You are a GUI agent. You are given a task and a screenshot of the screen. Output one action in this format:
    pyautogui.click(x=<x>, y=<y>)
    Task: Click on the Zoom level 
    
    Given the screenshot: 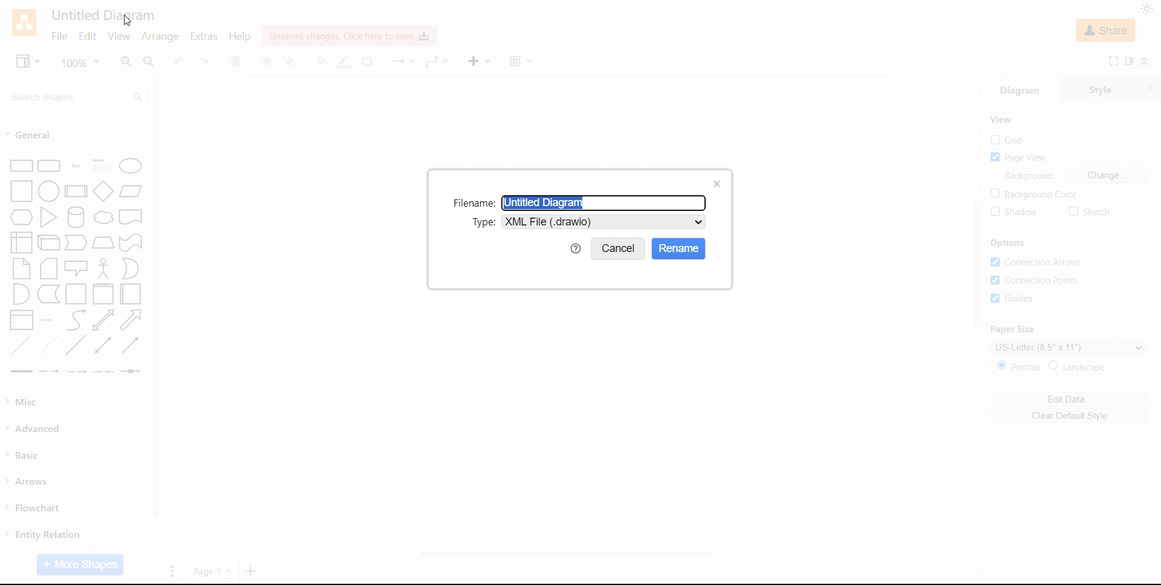 What is the action you would take?
    pyautogui.click(x=82, y=62)
    